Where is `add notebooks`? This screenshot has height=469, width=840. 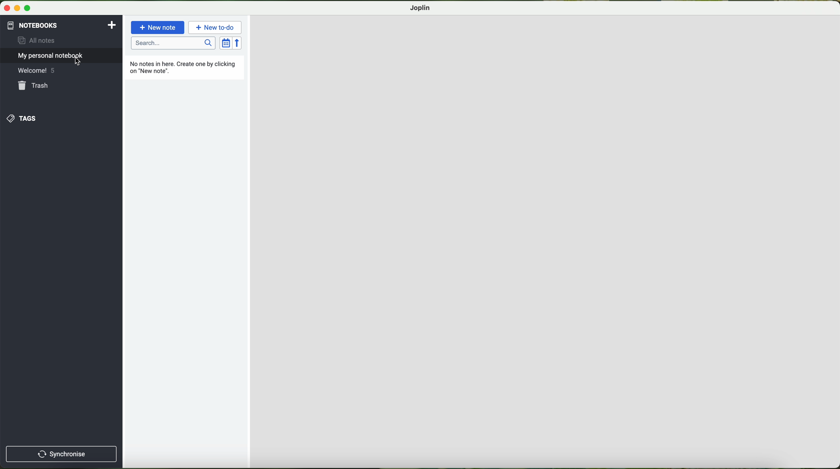
add notebooks is located at coordinates (111, 24).